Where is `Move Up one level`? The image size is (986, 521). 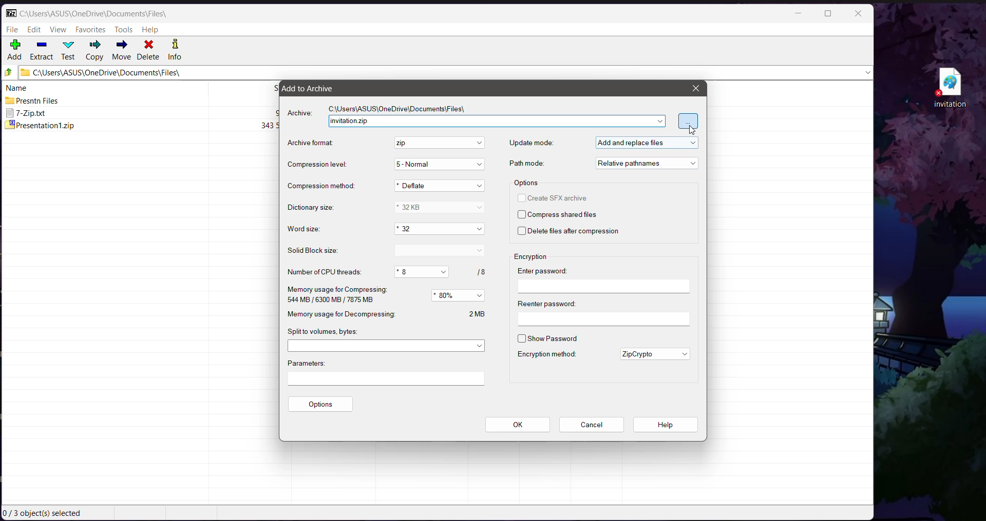
Move Up one level is located at coordinates (8, 72).